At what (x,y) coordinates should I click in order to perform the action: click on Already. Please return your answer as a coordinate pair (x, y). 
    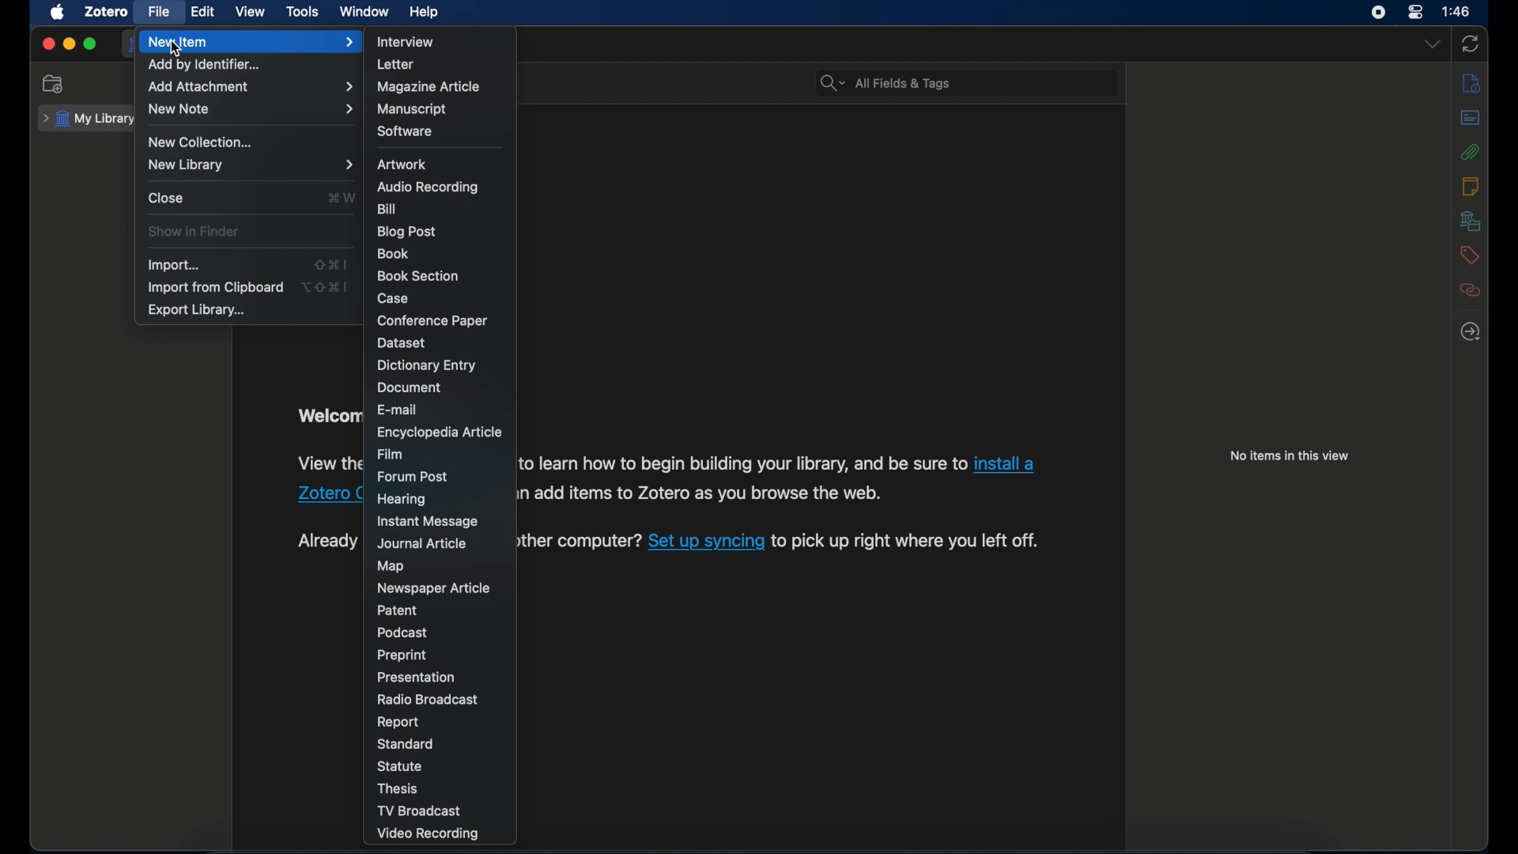
    Looking at the image, I should click on (327, 538).